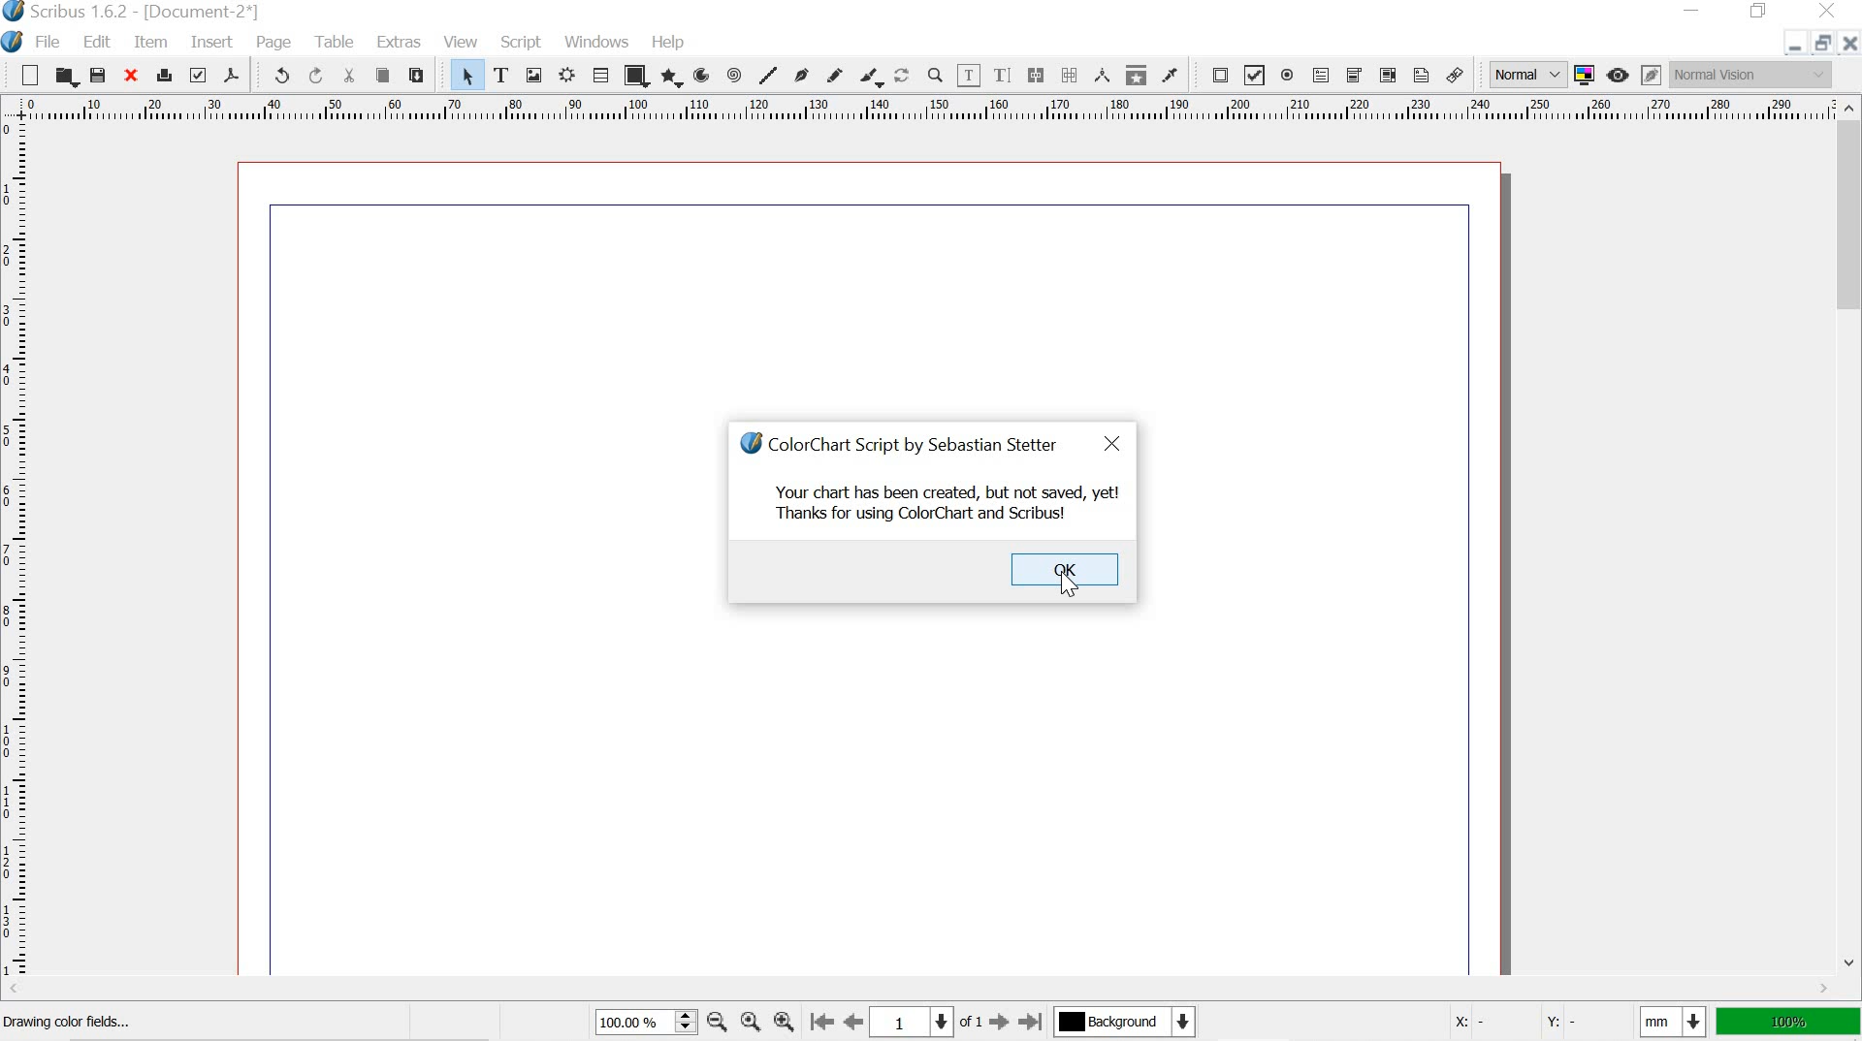 The height and width of the screenshot is (1041, 1862). Describe the element at coordinates (14, 13) in the screenshot. I see `scribus logo` at that location.